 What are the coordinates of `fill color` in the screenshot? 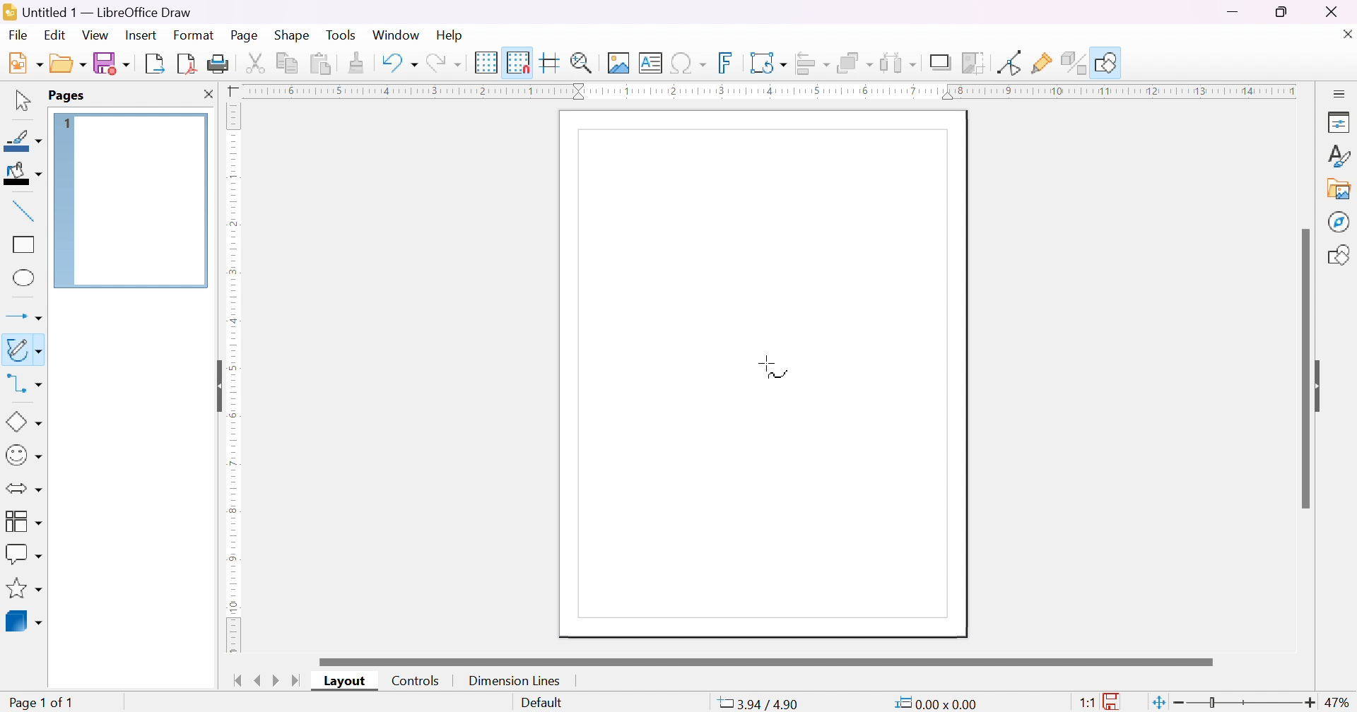 It's located at (21, 172).